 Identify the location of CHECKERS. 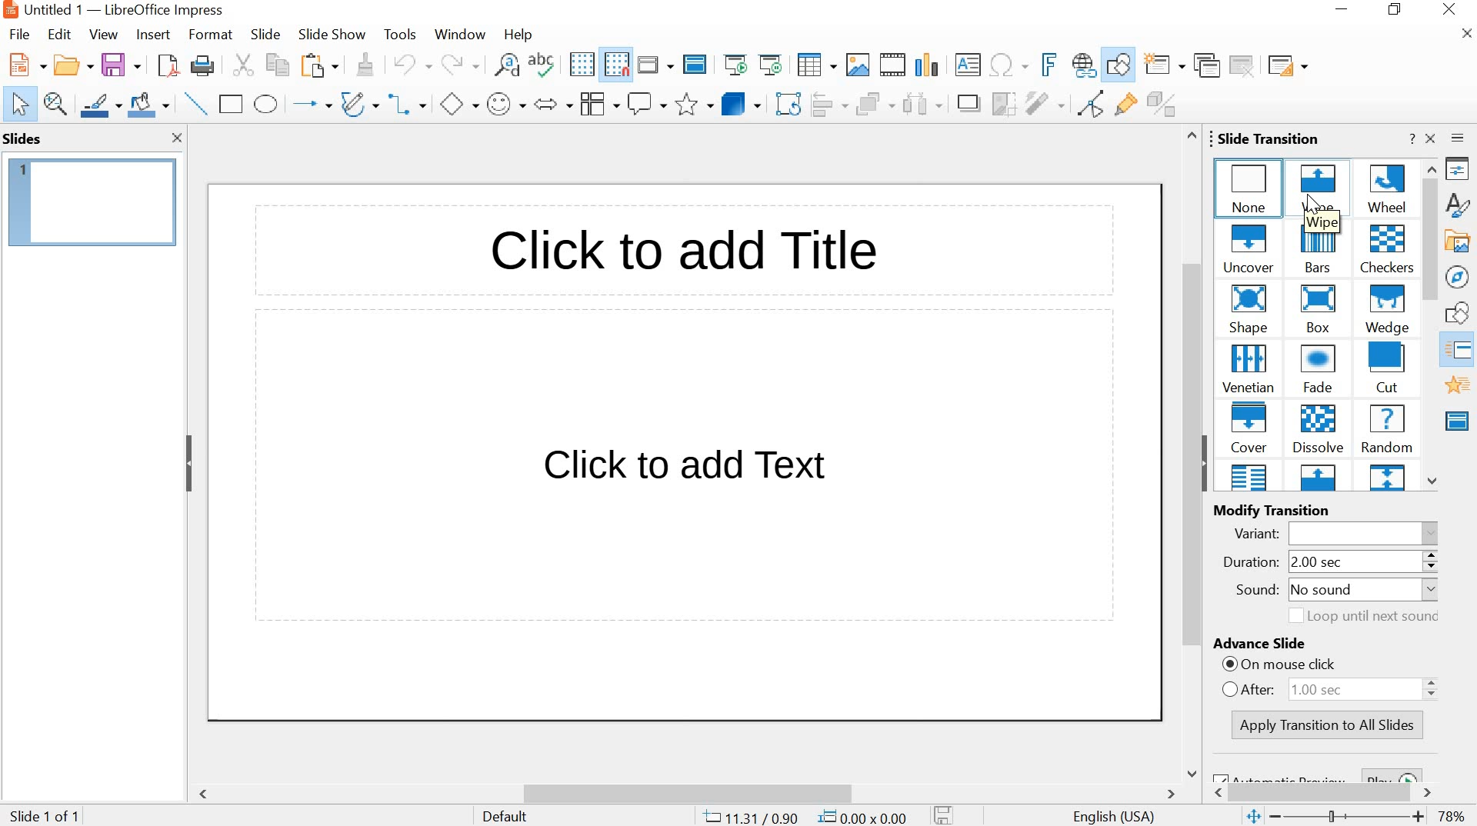
(1388, 251).